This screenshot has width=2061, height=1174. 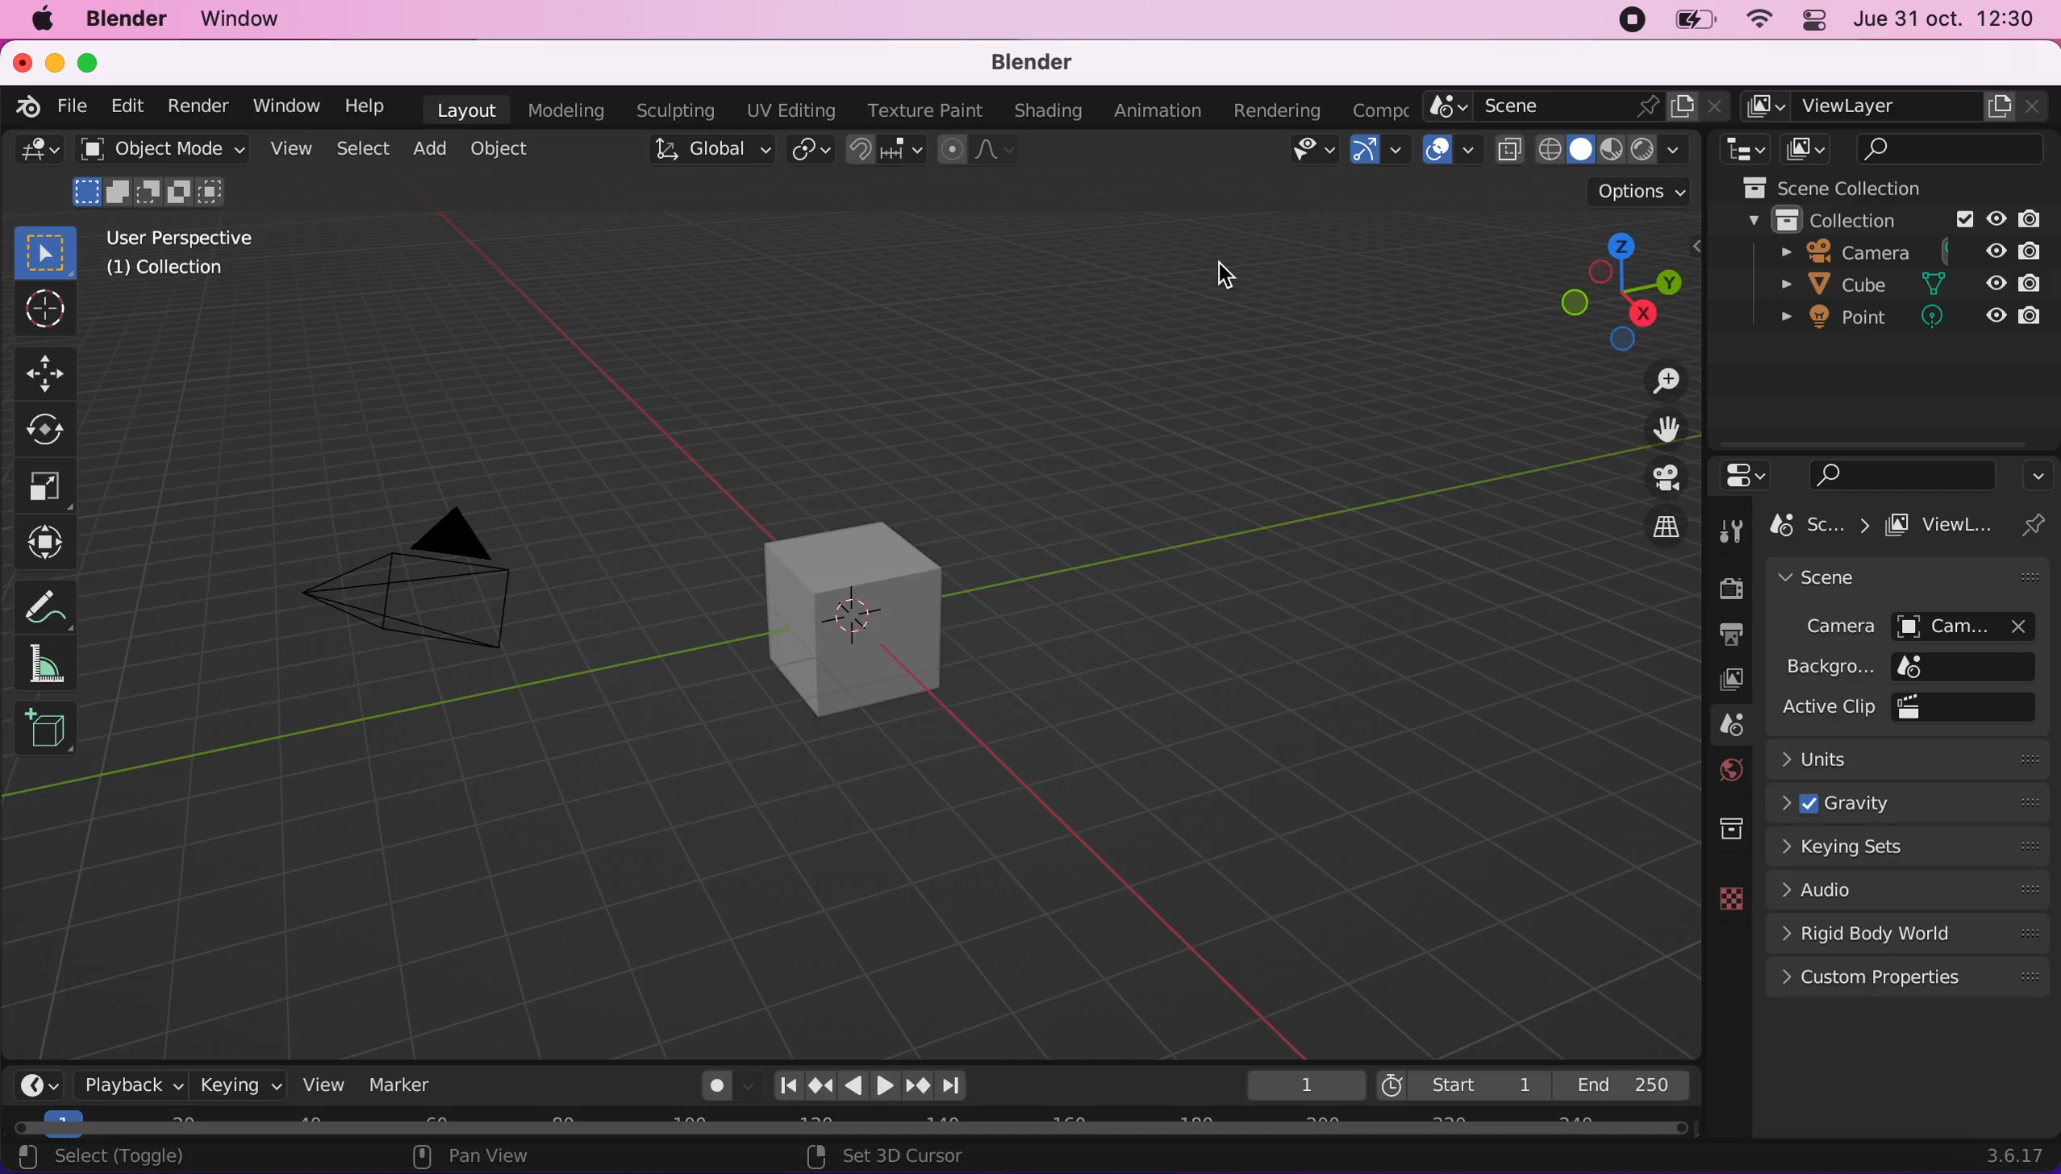 I want to click on start 1, so click(x=1463, y=1083).